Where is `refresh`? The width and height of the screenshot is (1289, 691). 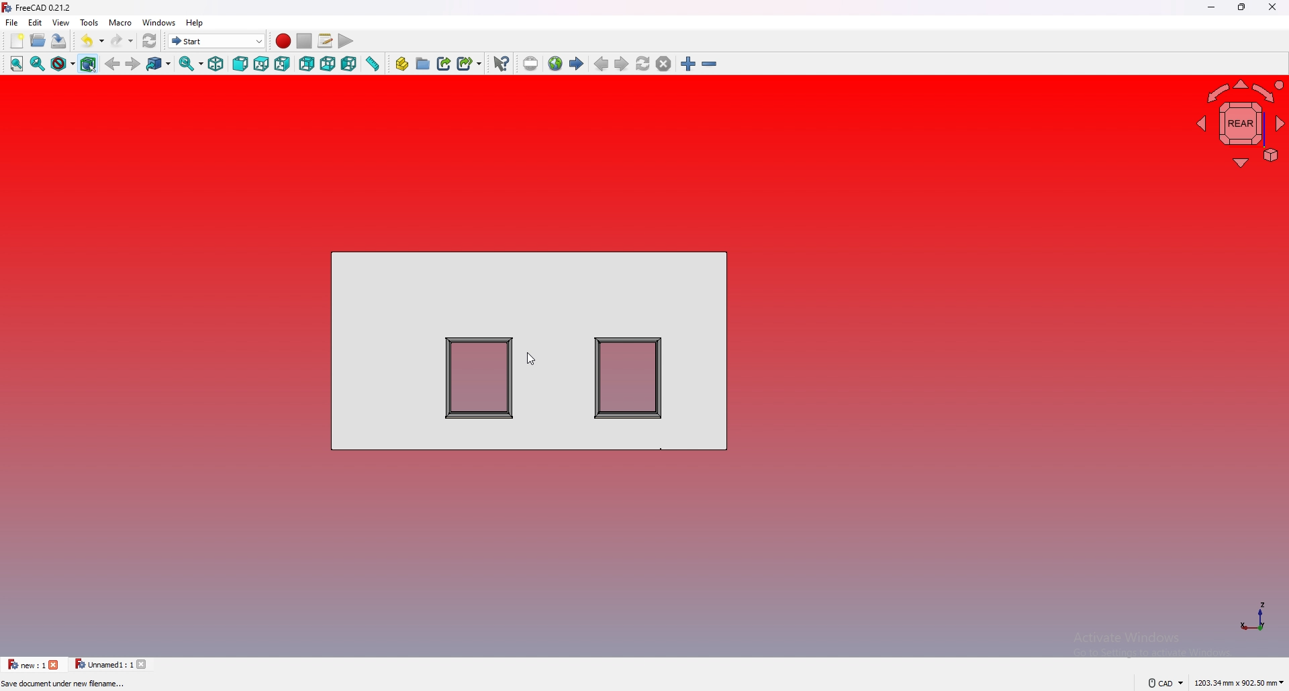 refresh is located at coordinates (149, 41).